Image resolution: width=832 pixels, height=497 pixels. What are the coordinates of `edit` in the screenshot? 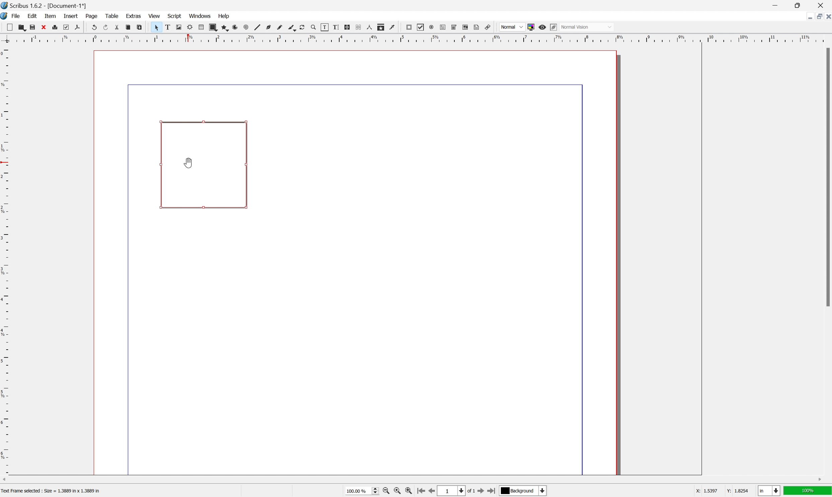 It's located at (32, 16).